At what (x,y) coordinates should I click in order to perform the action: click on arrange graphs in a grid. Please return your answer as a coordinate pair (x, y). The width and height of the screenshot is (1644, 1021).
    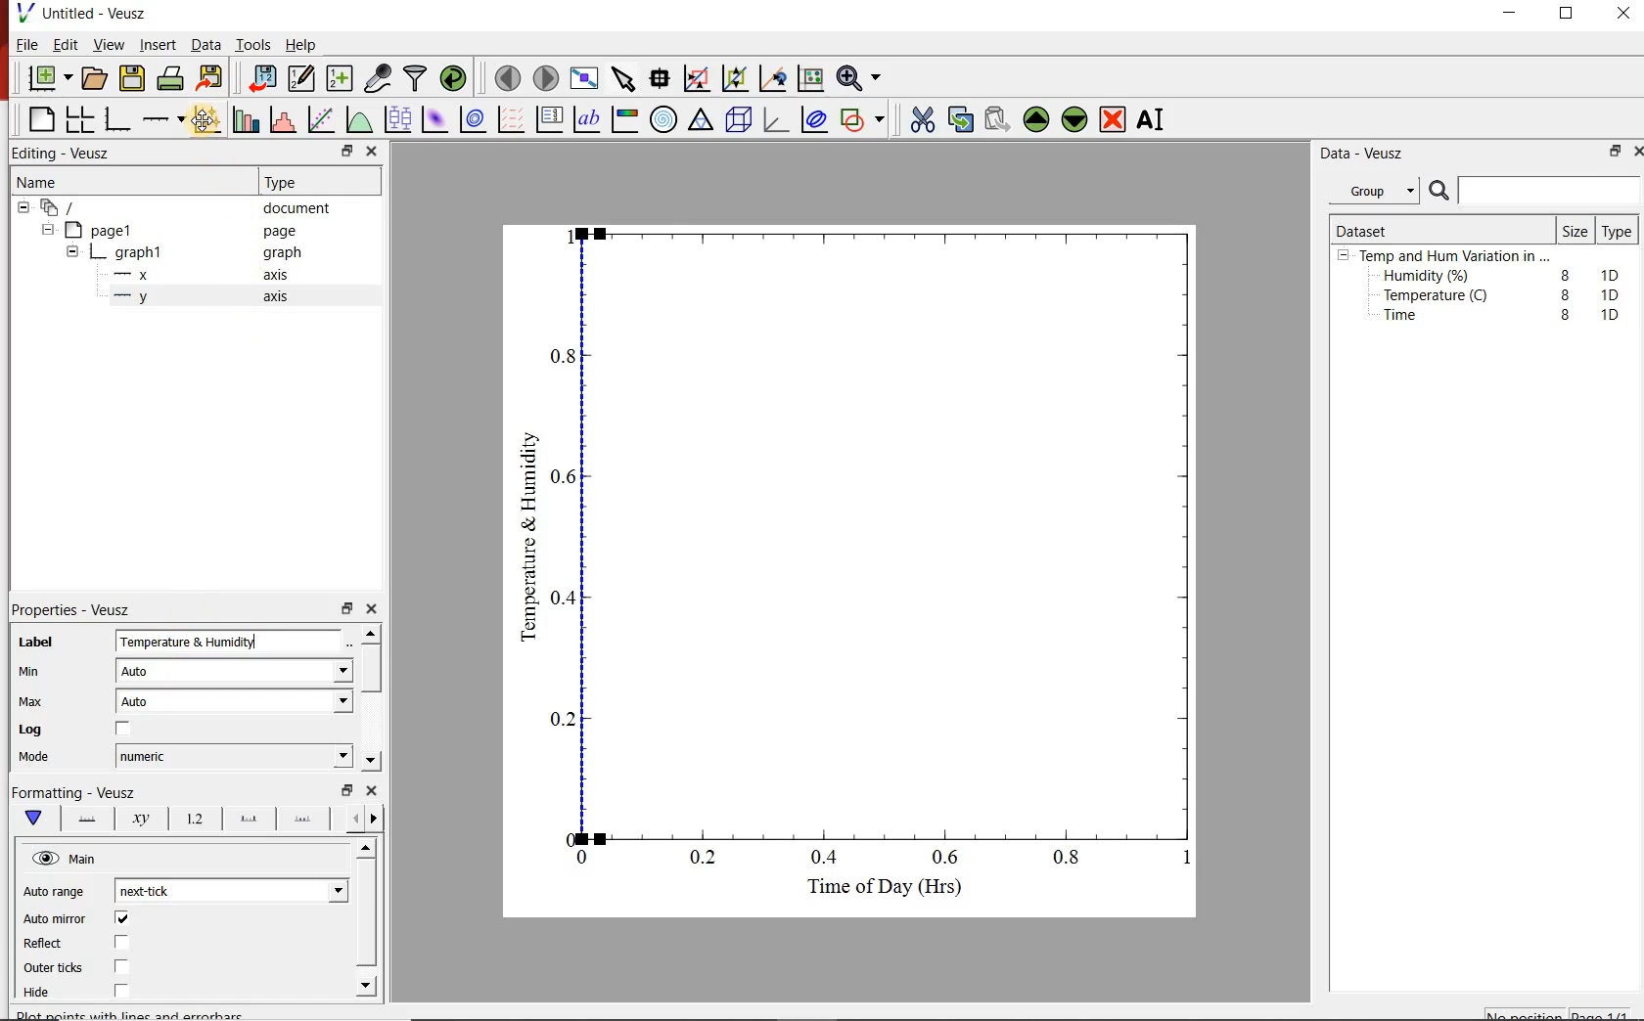
    Looking at the image, I should click on (82, 116).